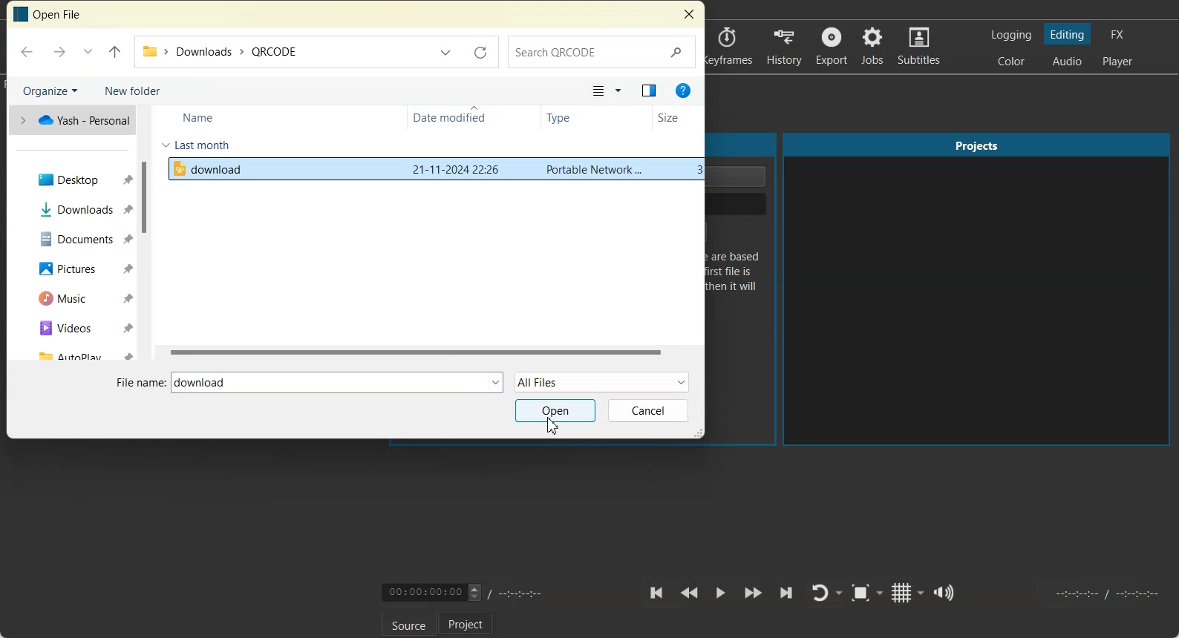  What do you see at coordinates (689, 593) in the screenshot?
I see `Play quickly backward` at bounding box center [689, 593].